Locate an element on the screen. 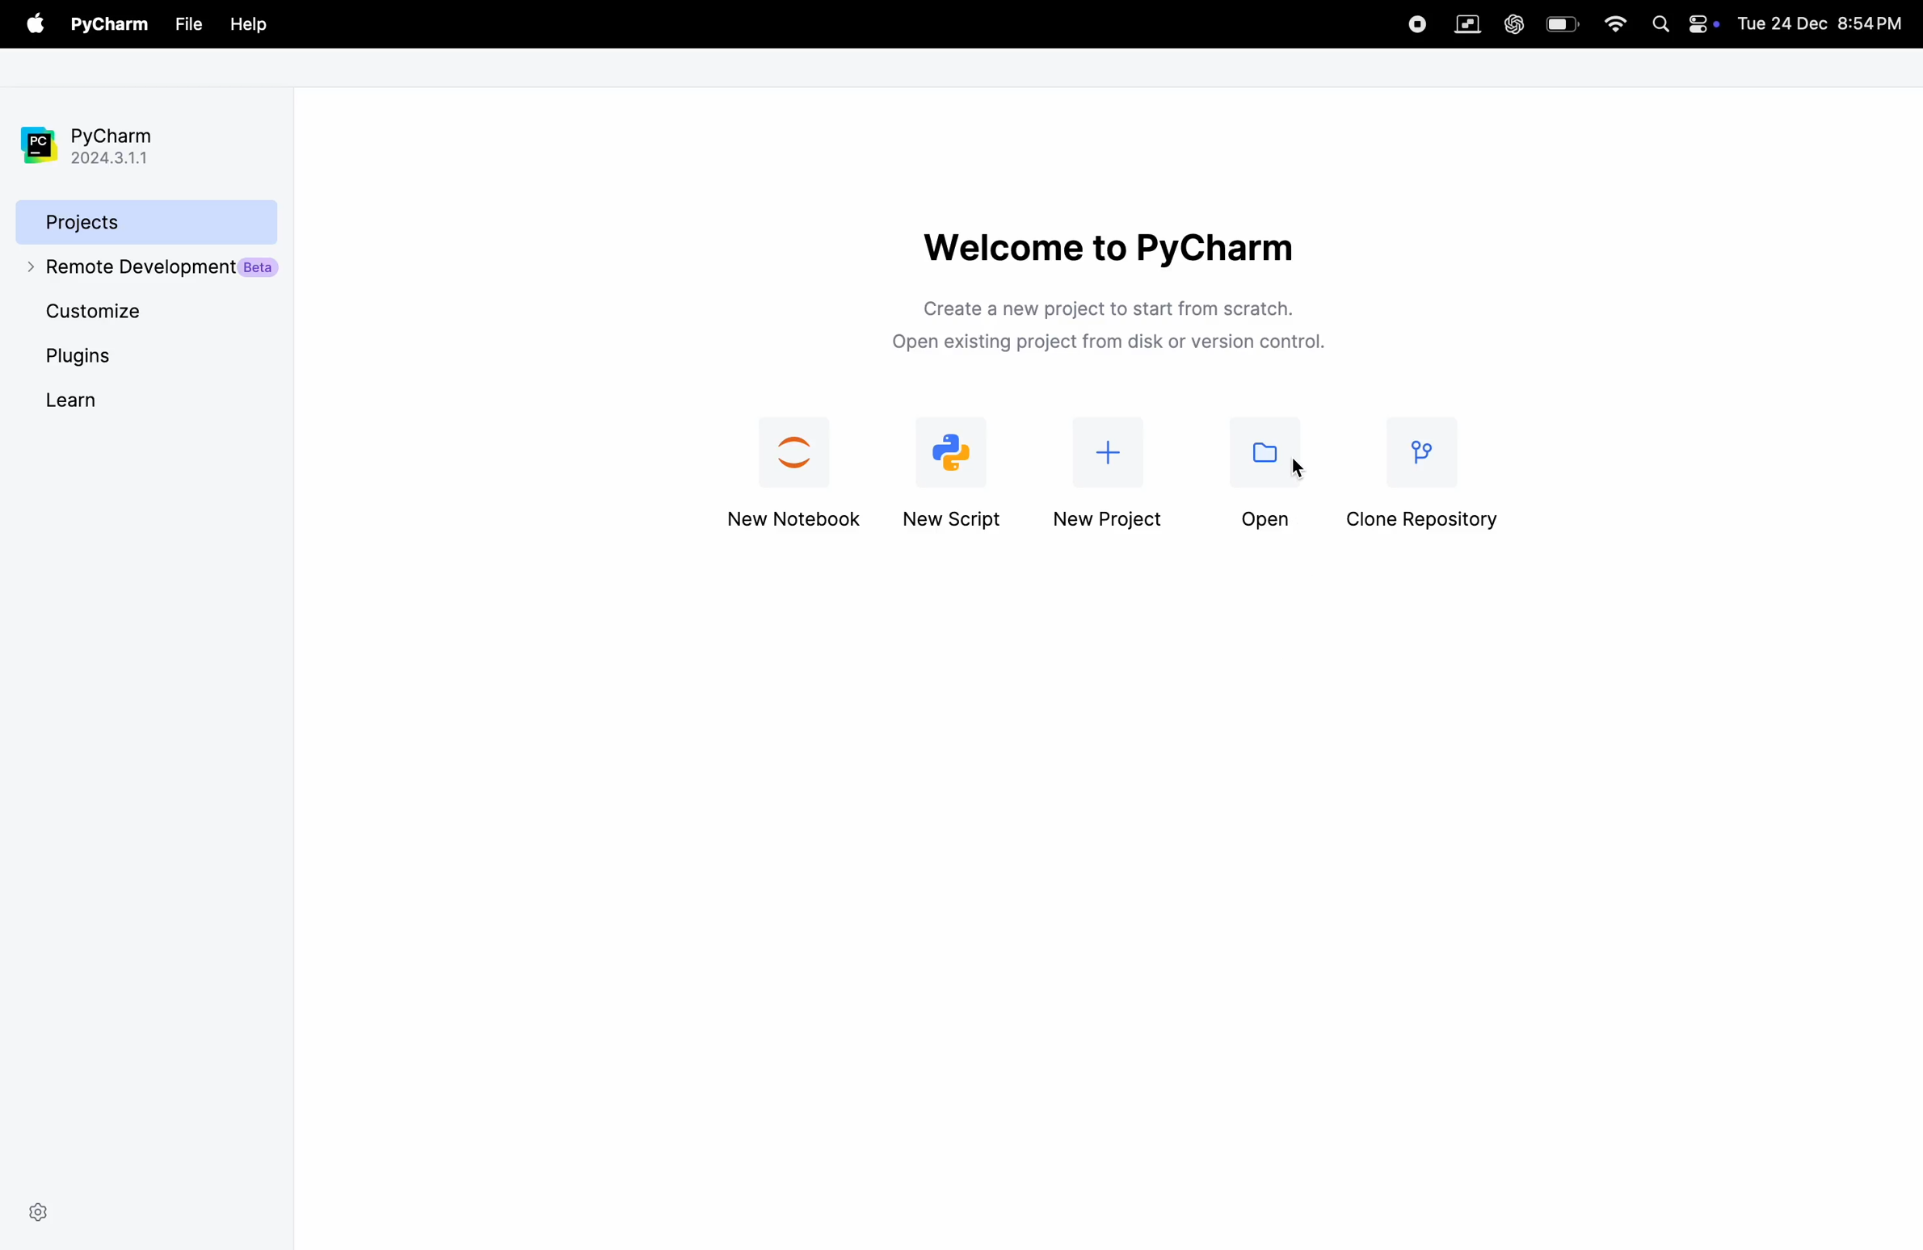 Image resolution: width=1923 pixels, height=1250 pixels. cursor is located at coordinates (1298, 463).